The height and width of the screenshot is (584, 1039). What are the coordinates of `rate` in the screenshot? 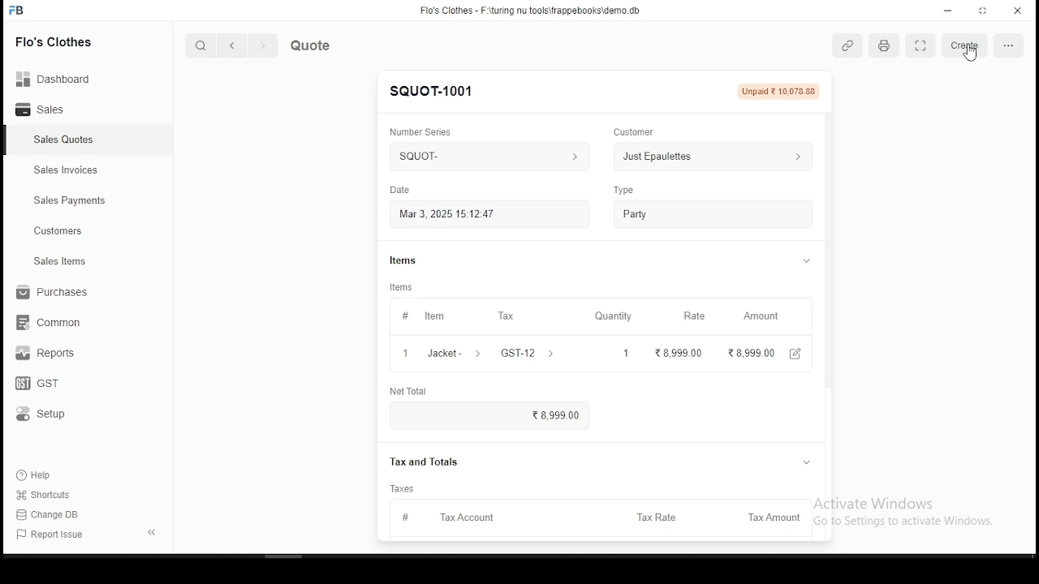 It's located at (694, 316).